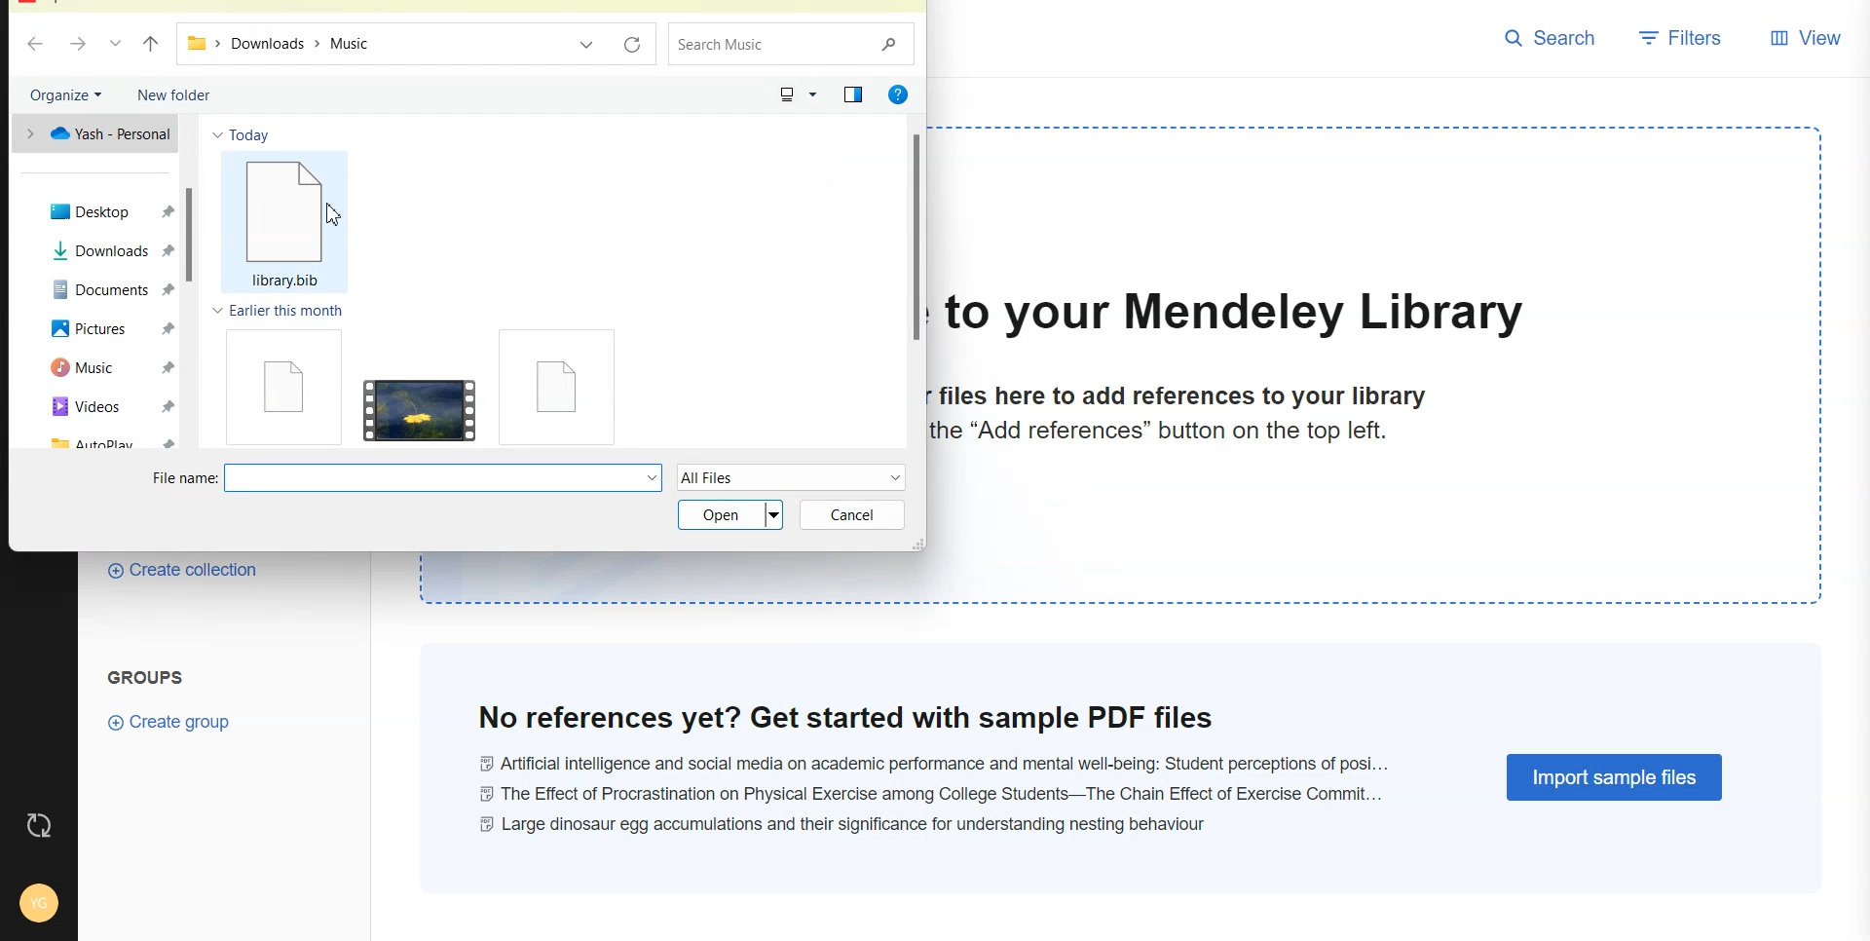  What do you see at coordinates (854, 514) in the screenshot?
I see `Cancel` at bounding box center [854, 514].